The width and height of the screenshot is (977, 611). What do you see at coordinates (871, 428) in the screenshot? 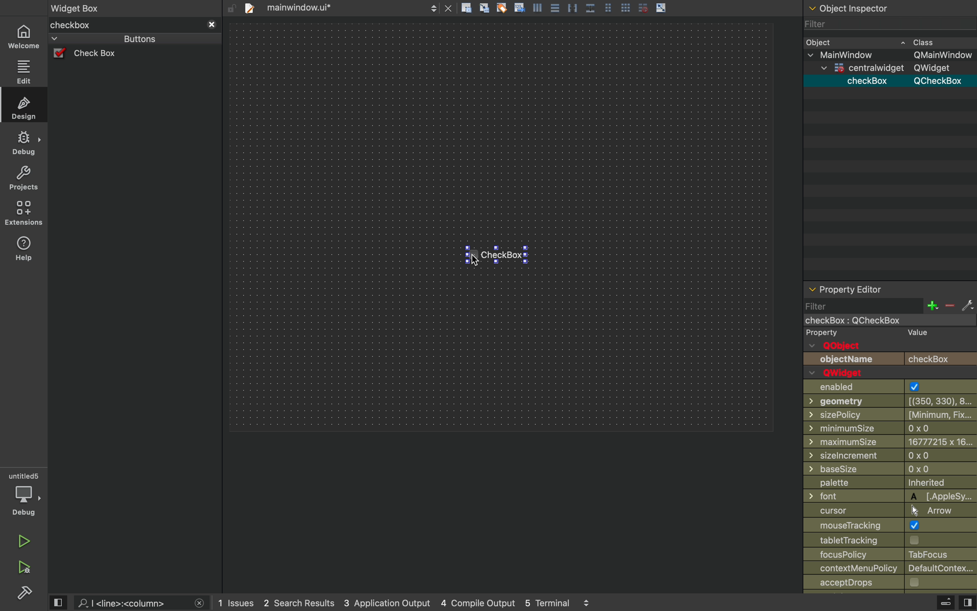
I see `minimum size` at bounding box center [871, 428].